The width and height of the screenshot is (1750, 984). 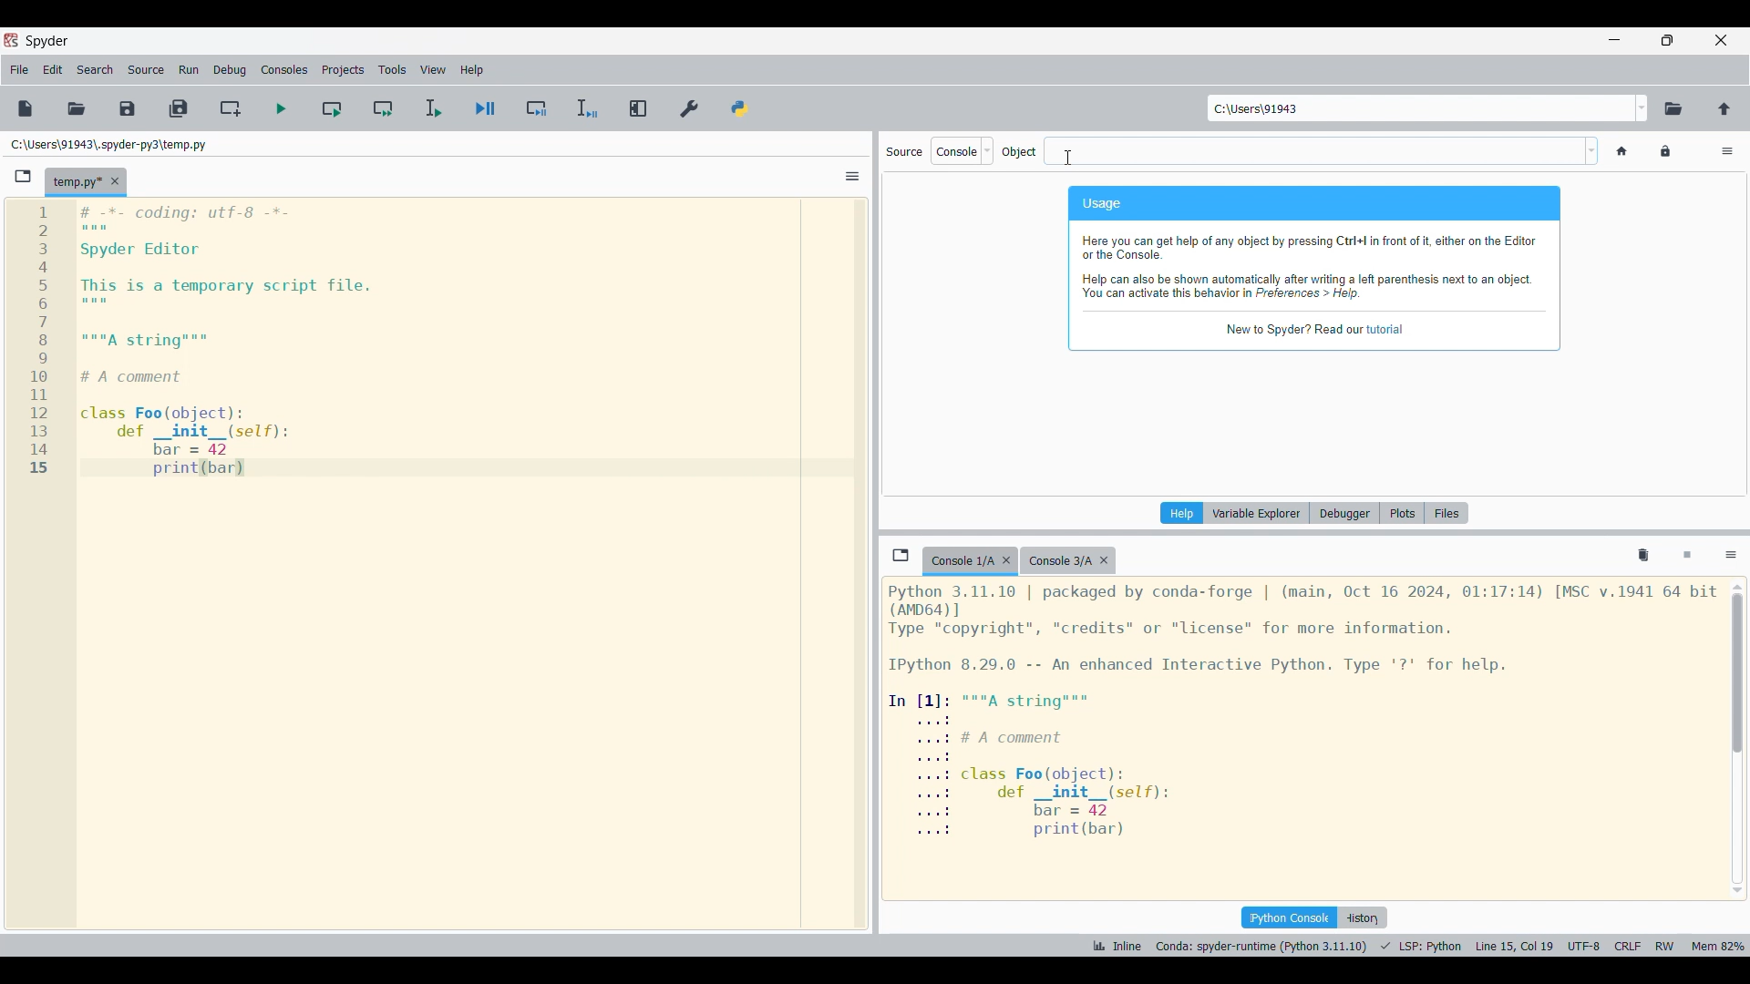 What do you see at coordinates (285, 69) in the screenshot?
I see `Consoles menu` at bounding box center [285, 69].